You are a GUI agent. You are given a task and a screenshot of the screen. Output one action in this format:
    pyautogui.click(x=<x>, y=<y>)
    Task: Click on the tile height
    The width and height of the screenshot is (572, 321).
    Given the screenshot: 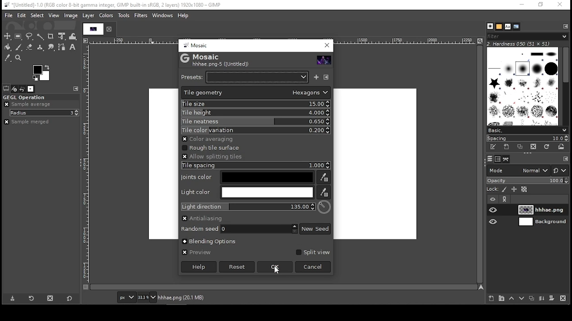 What is the action you would take?
    pyautogui.click(x=256, y=112)
    